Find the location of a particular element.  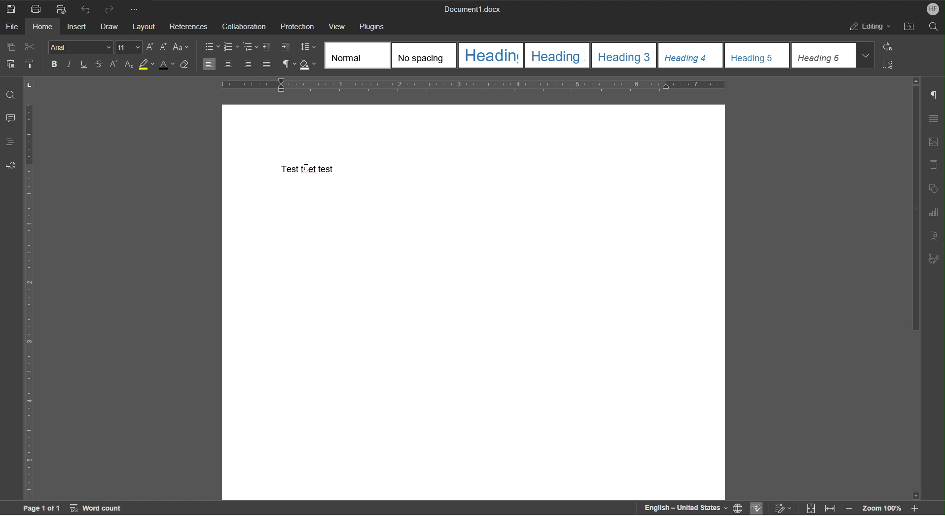

Heading 3 is located at coordinates (625, 55).